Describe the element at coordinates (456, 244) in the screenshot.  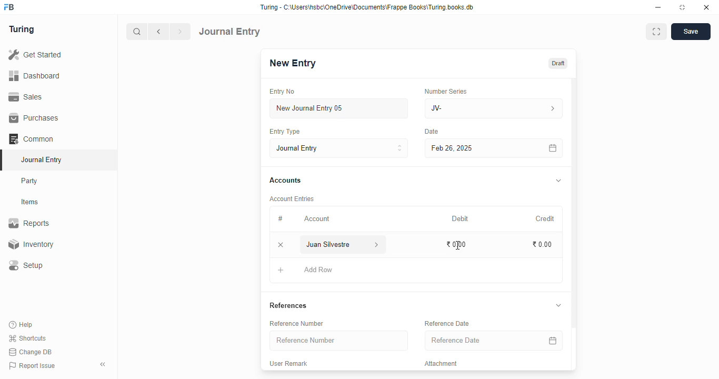
I see `₹0.00` at that location.